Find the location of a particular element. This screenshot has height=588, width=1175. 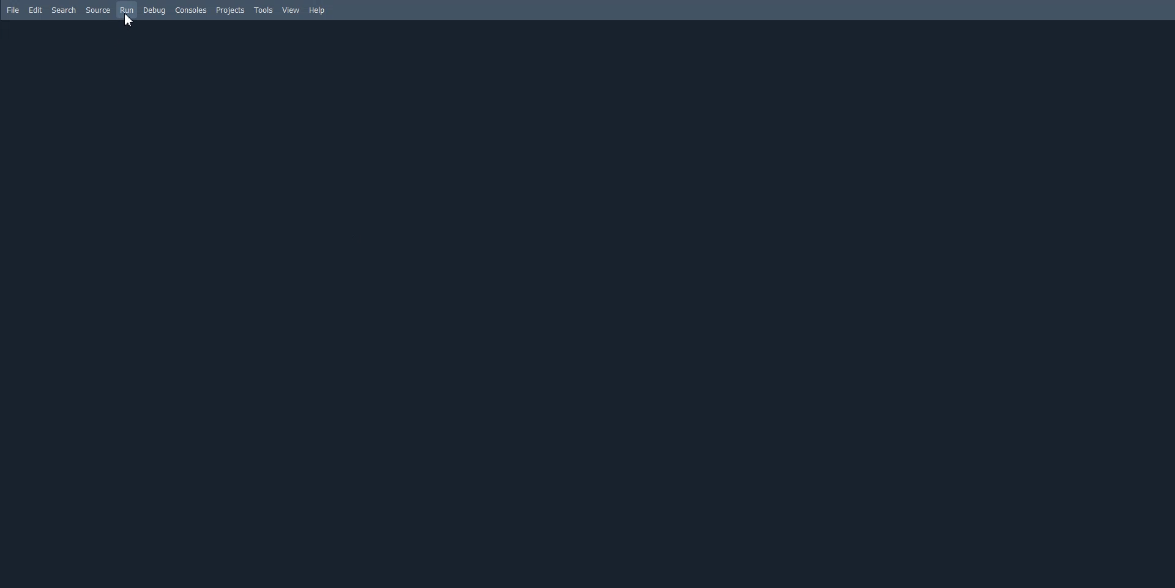

Edit is located at coordinates (36, 10).